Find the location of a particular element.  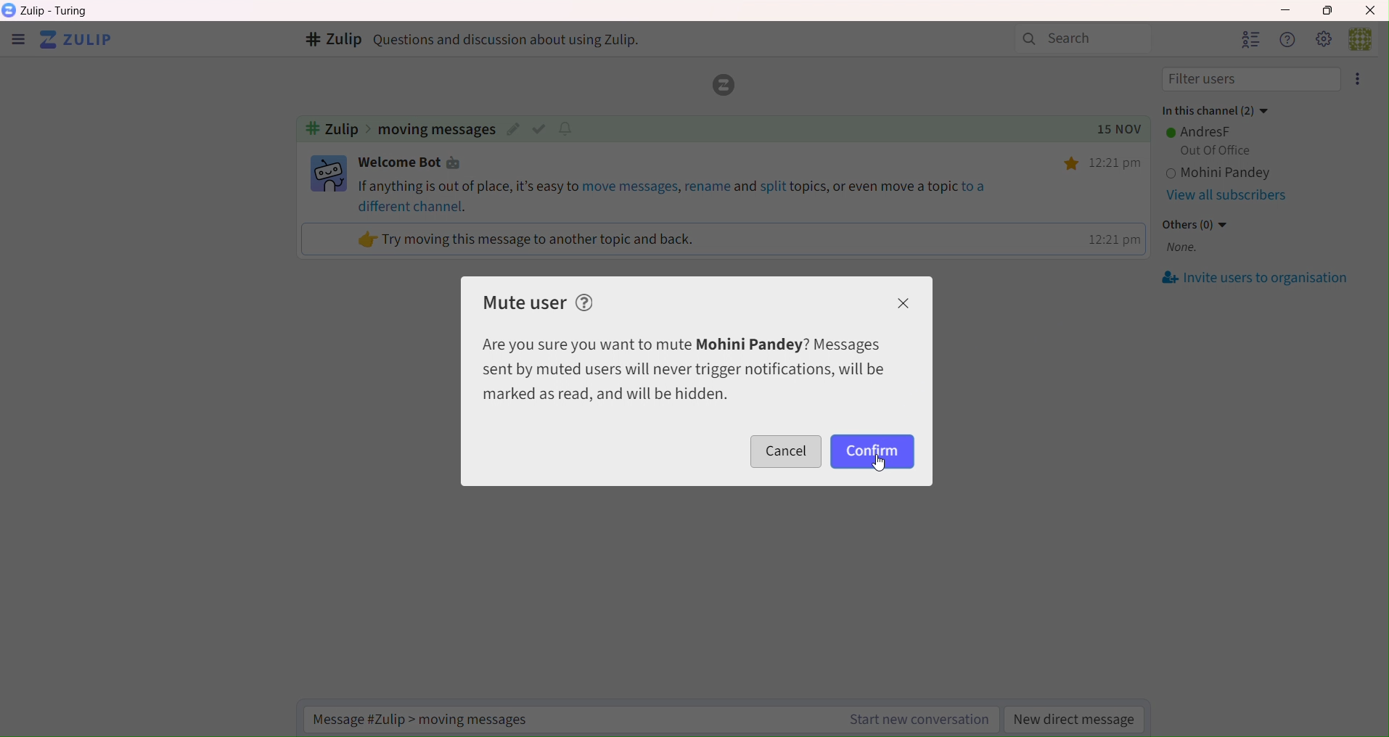

Box is located at coordinates (1332, 10).